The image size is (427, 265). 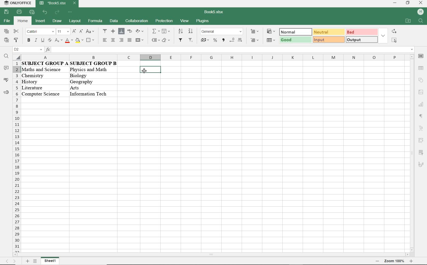 What do you see at coordinates (230, 50) in the screenshot?
I see `insert function` at bounding box center [230, 50].